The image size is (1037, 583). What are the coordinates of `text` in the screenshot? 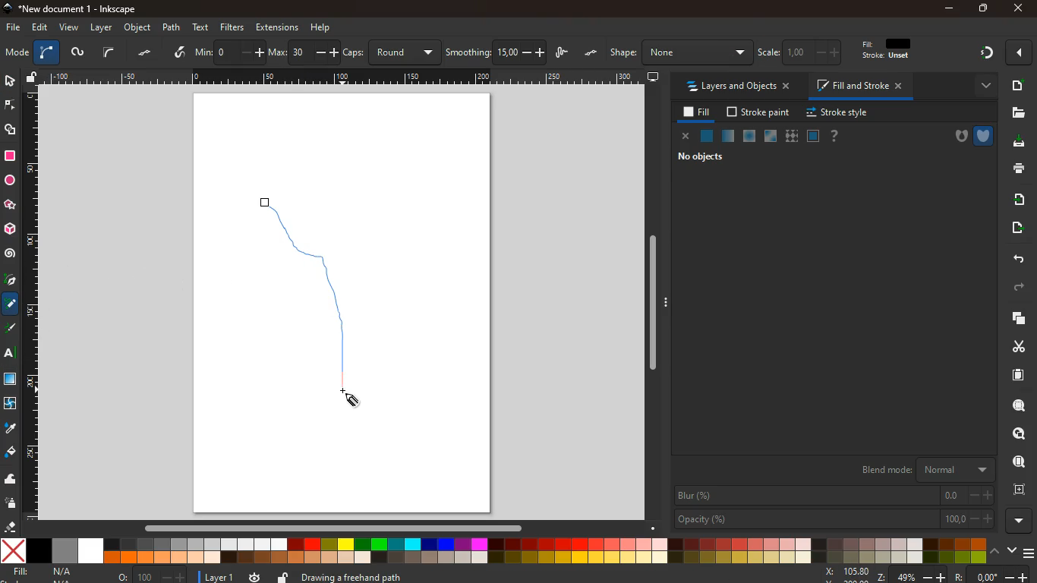 It's located at (202, 27).